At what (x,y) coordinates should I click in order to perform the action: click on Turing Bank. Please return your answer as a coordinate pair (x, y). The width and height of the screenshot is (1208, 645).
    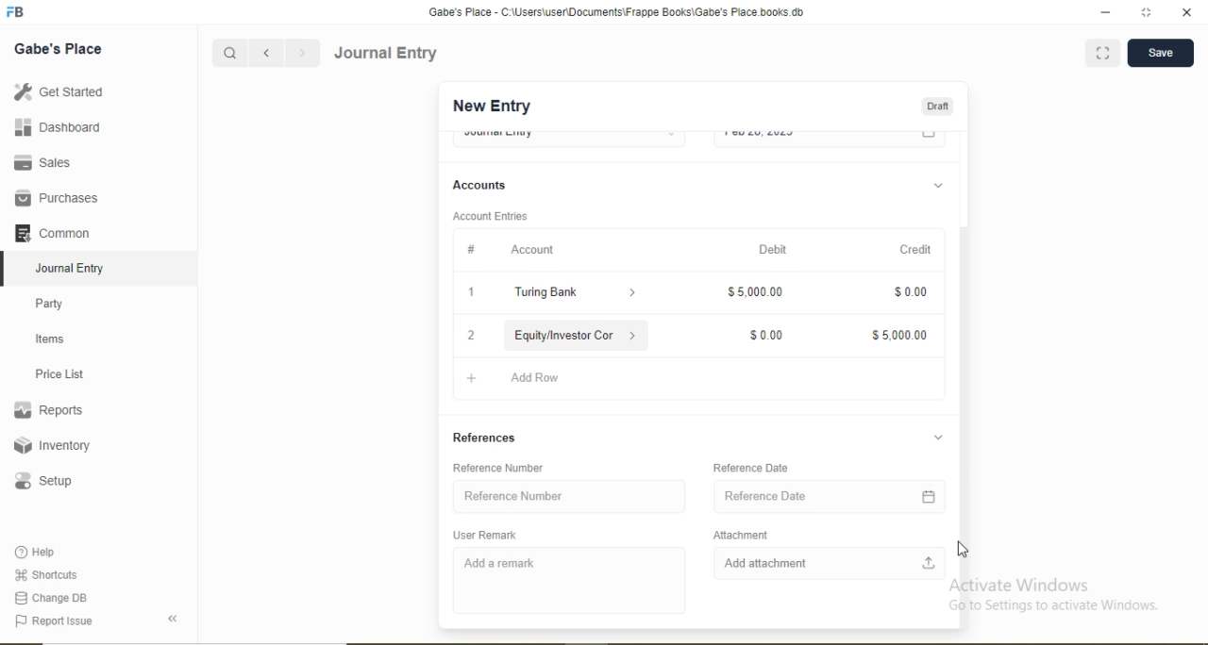
    Looking at the image, I should click on (546, 293).